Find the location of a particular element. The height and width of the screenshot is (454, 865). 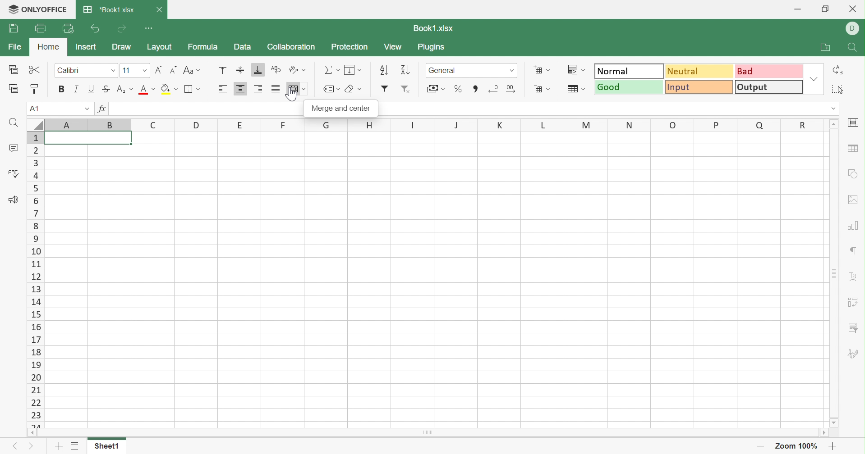

Collaboration is located at coordinates (292, 49).